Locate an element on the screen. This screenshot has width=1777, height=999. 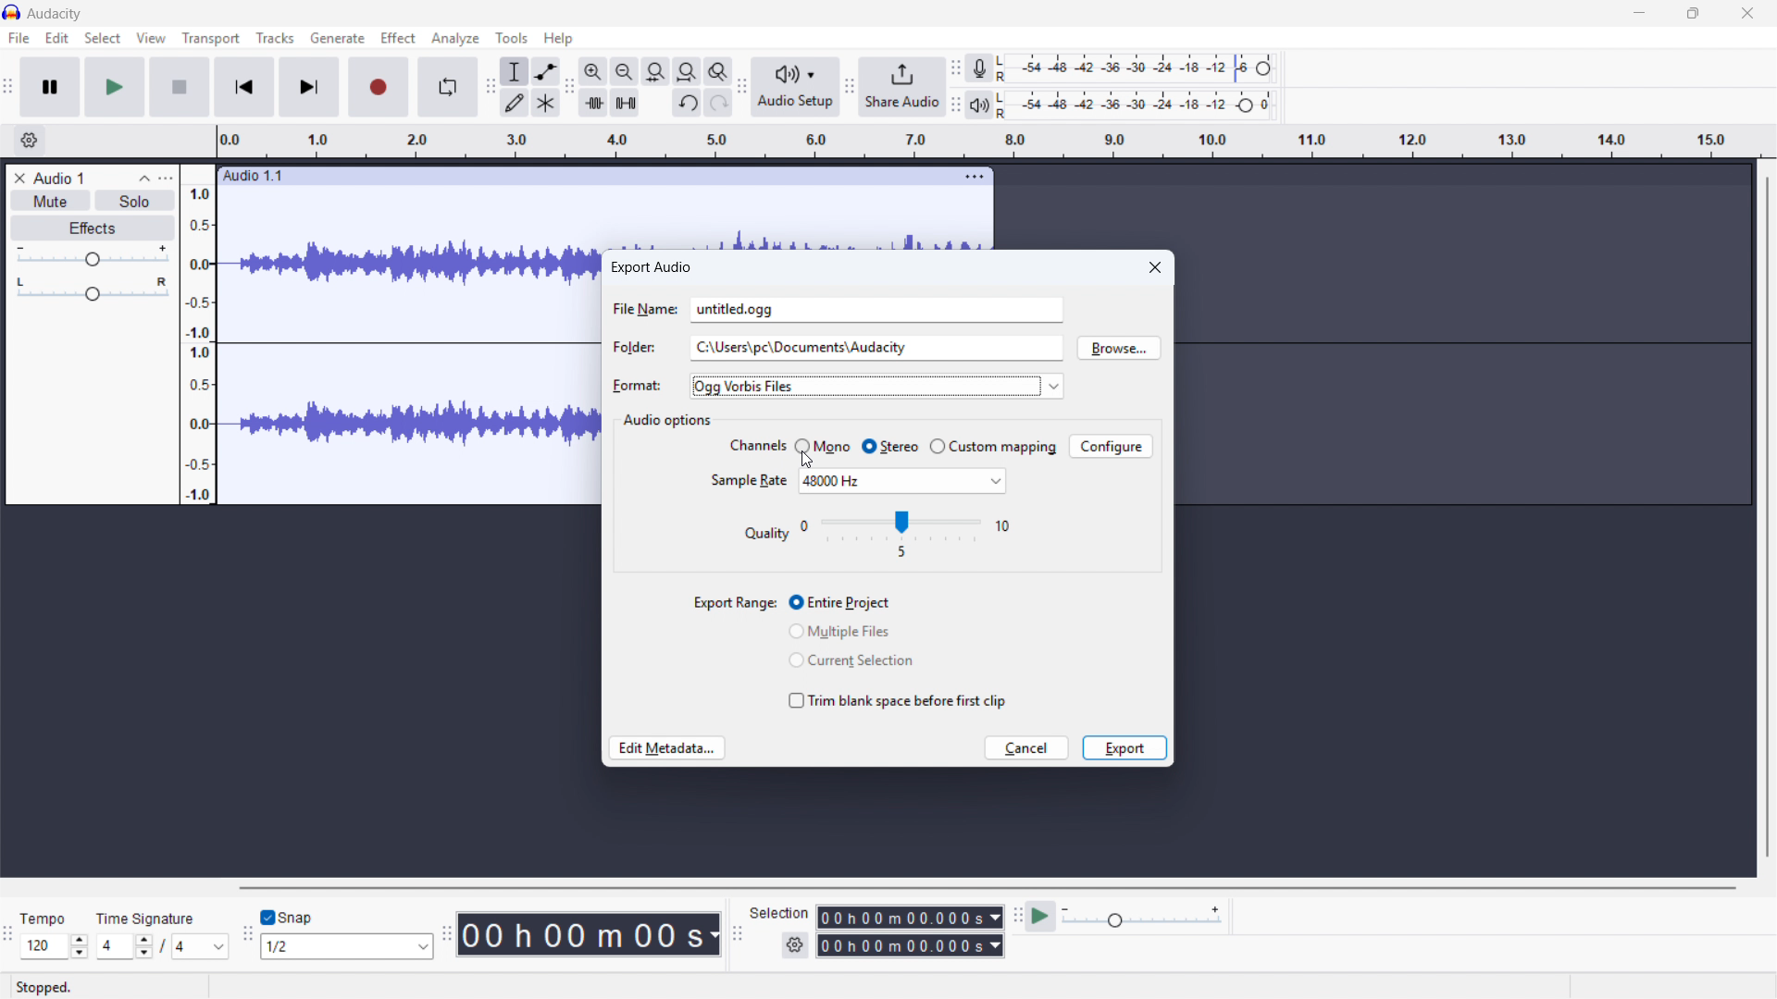
Export  is located at coordinates (1125, 749).